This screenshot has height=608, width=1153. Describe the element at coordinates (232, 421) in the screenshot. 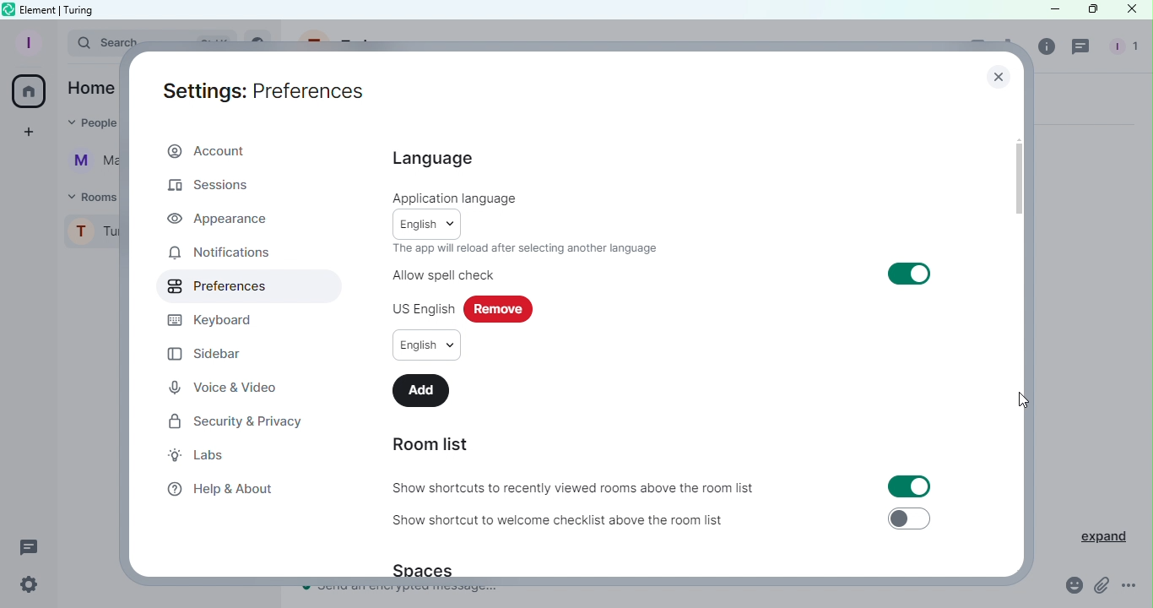

I see `Security and privacy` at that location.